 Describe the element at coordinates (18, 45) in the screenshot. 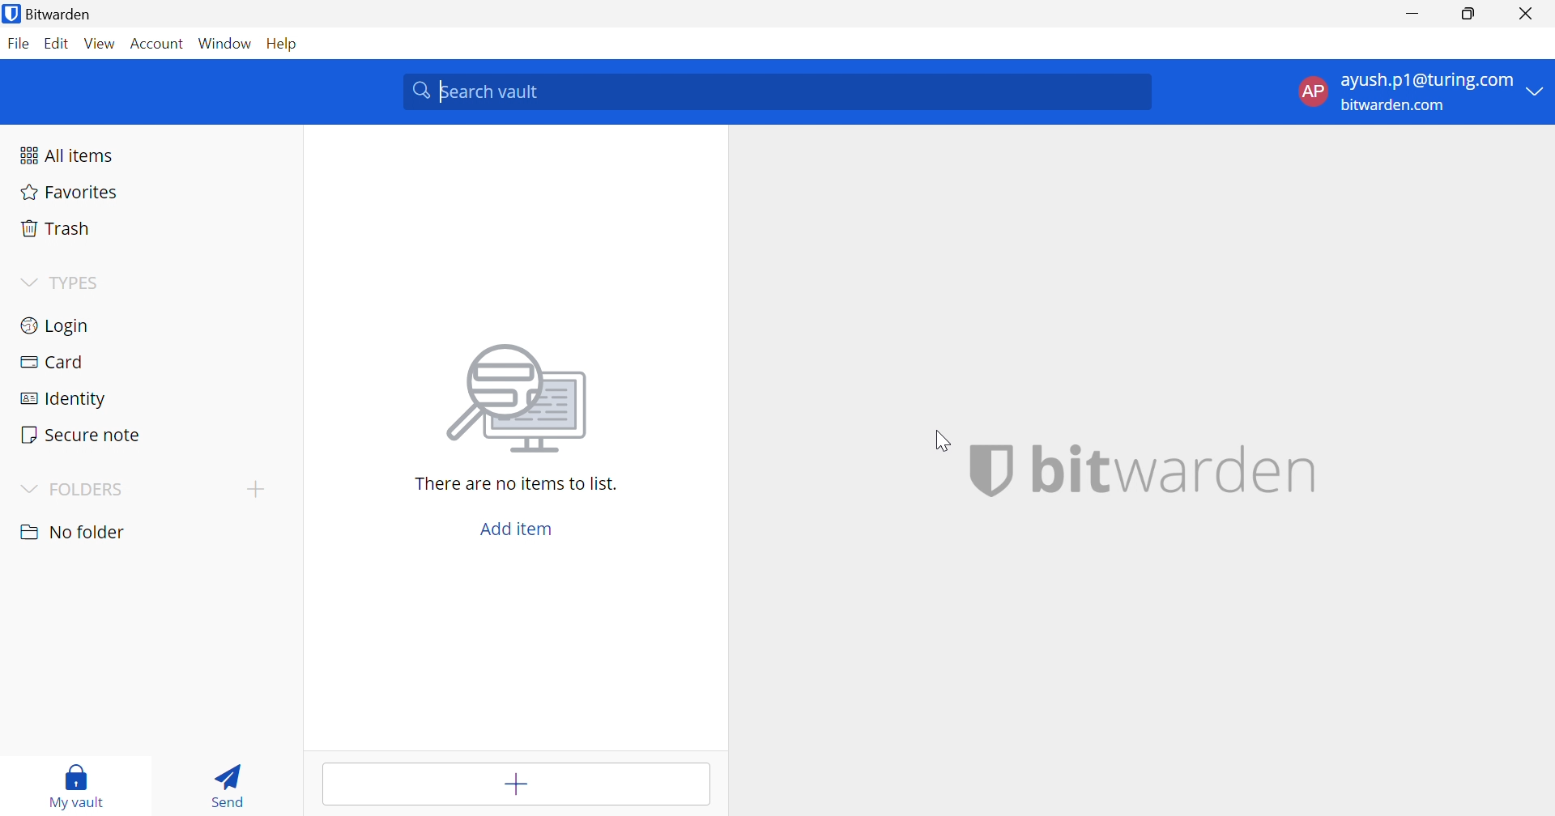

I see `File` at that location.